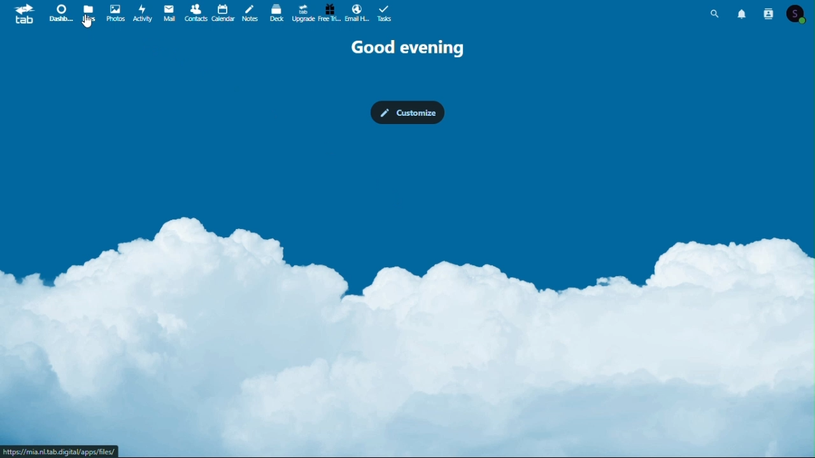 The image size is (815, 458). Describe the element at coordinates (715, 12) in the screenshot. I see `search` at that location.